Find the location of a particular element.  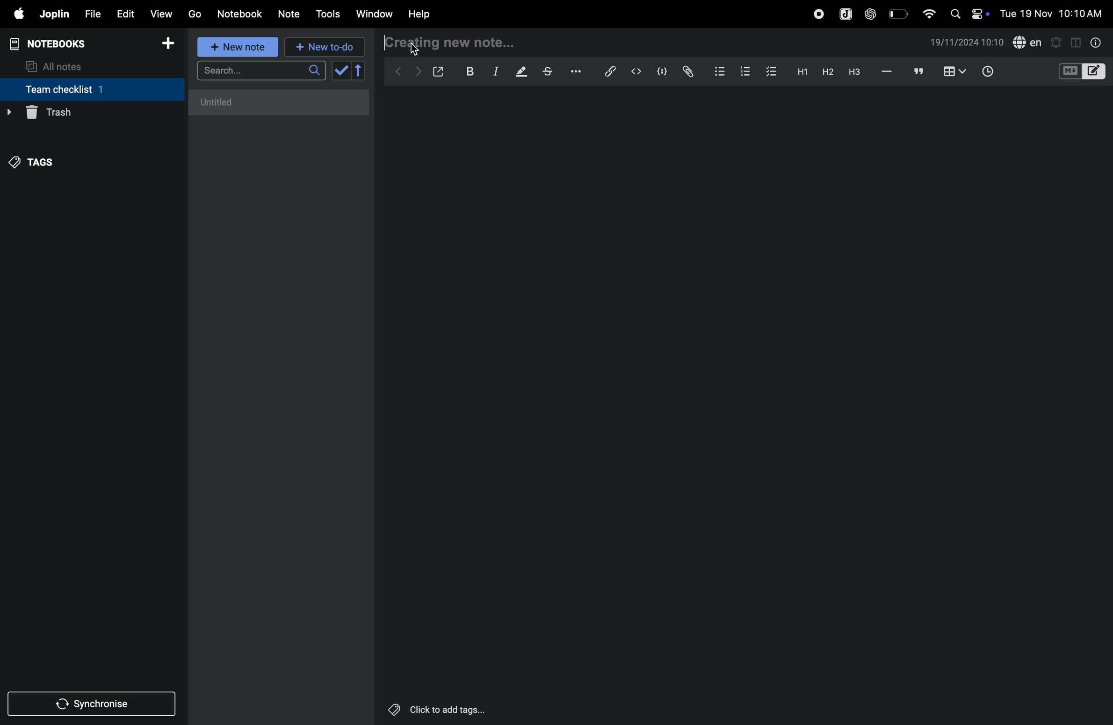

open window is located at coordinates (439, 70).